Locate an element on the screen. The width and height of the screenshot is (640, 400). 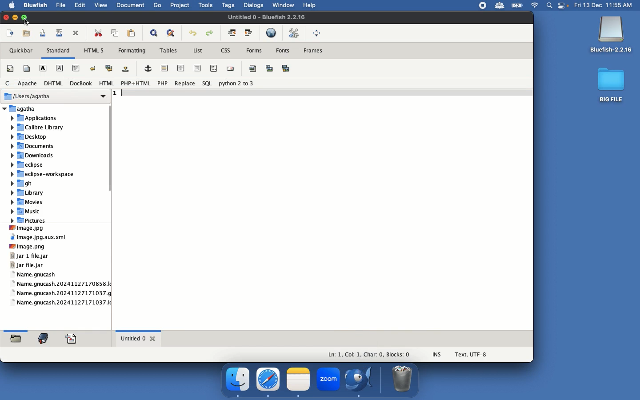
PHP is located at coordinates (164, 83).